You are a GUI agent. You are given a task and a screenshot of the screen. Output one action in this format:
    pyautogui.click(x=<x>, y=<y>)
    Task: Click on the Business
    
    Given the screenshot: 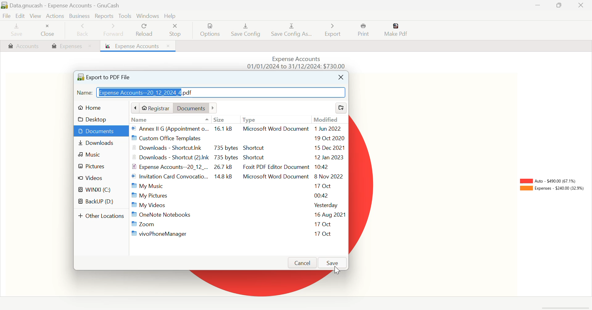 What is the action you would take?
    pyautogui.click(x=80, y=16)
    